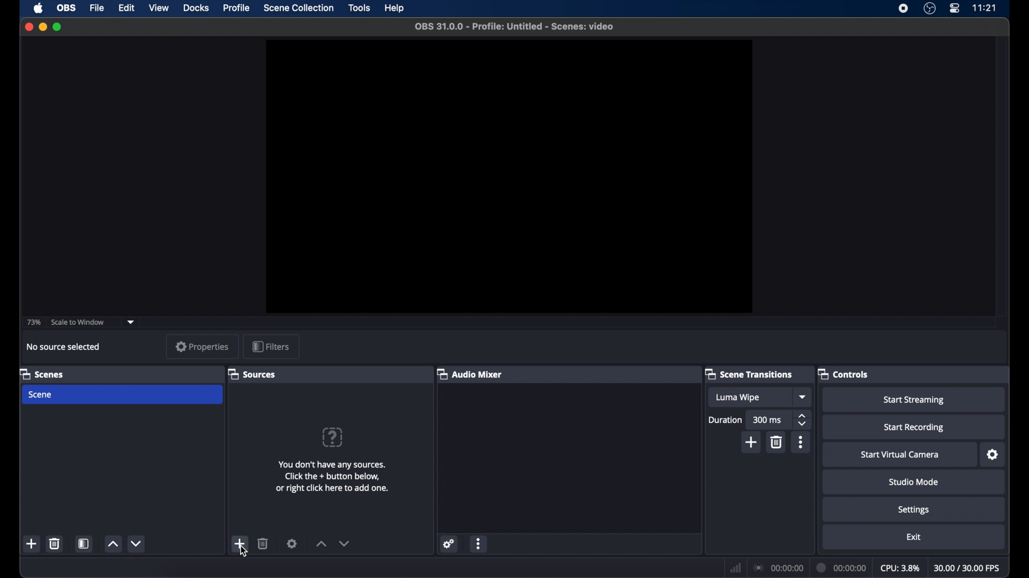  What do you see at coordinates (85, 544) in the screenshot?
I see `scene filters` at bounding box center [85, 544].